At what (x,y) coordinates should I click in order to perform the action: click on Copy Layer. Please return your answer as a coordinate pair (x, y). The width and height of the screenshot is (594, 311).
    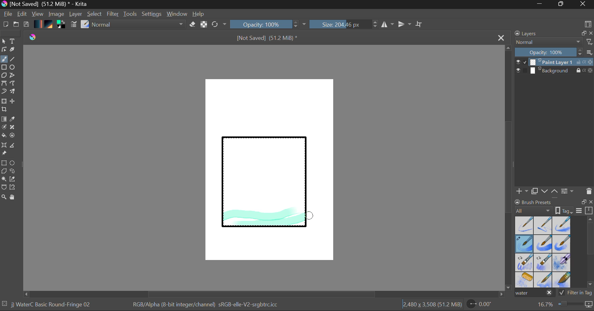
    Looking at the image, I should click on (535, 191).